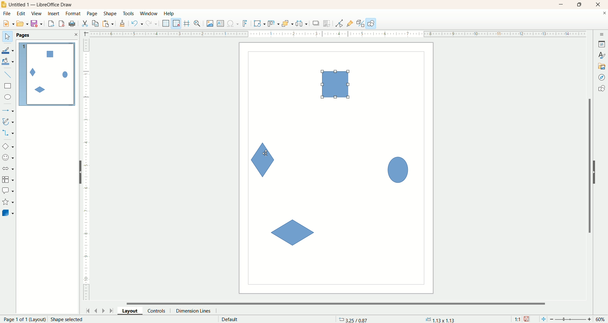 The width and height of the screenshot is (608, 323). What do you see at coordinates (54, 14) in the screenshot?
I see `insert` at bounding box center [54, 14].